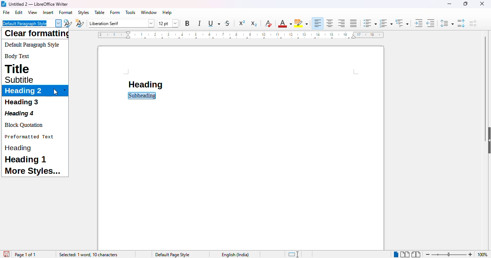  Describe the element at coordinates (187, 23) in the screenshot. I see `bold` at that location.